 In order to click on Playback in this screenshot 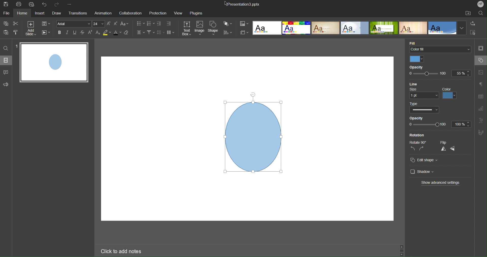, I will do `click(46, 33)`.